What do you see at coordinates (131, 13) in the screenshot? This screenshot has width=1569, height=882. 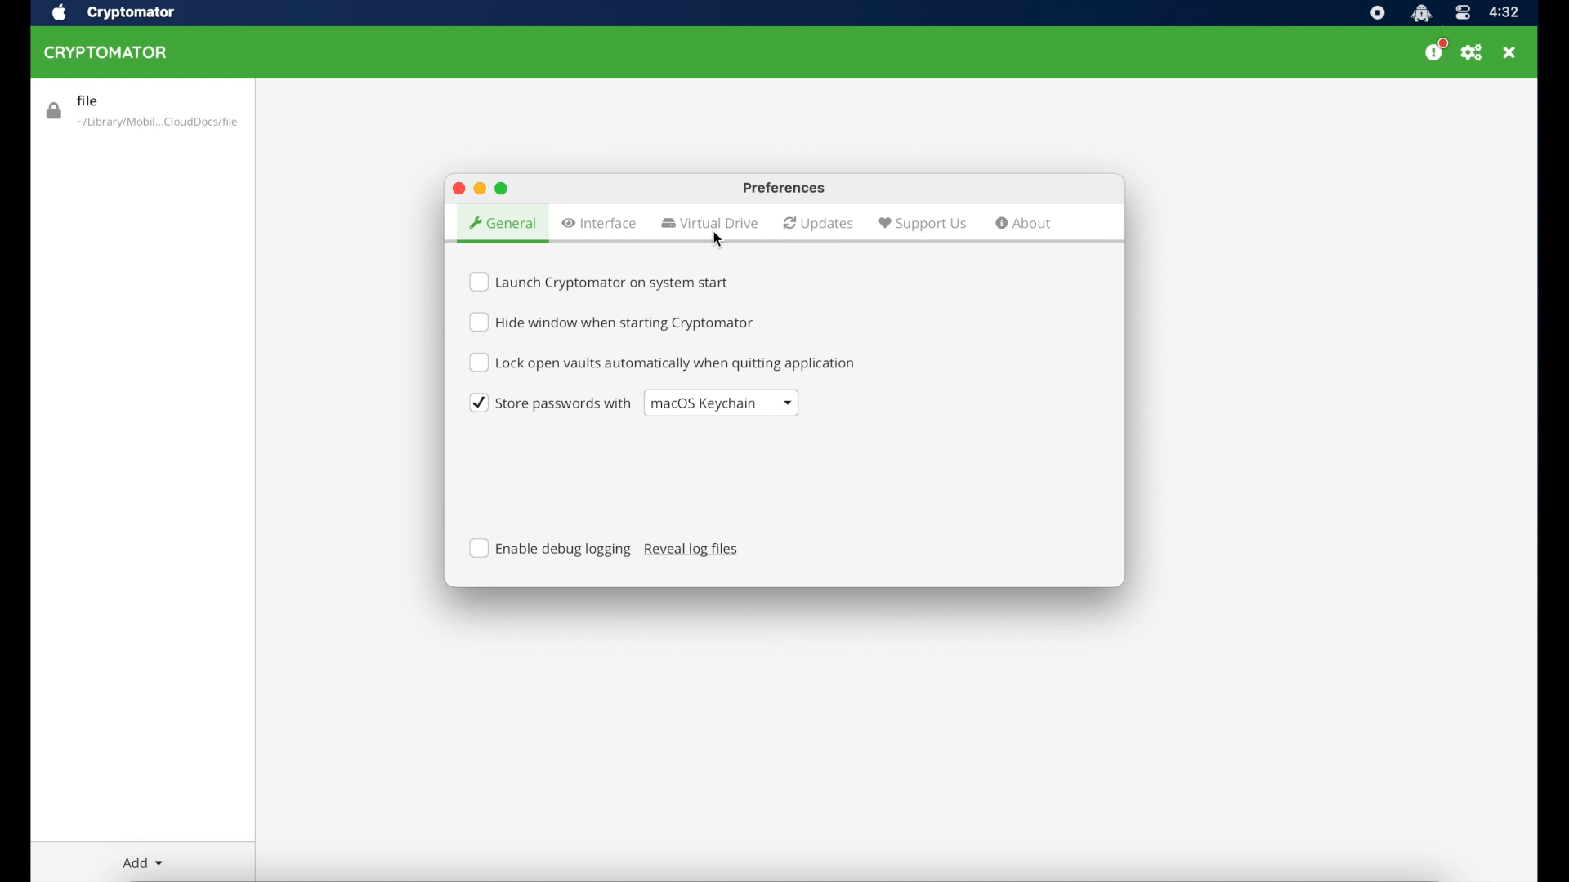 I see `cryptomator` at bounding box center [131, 13].